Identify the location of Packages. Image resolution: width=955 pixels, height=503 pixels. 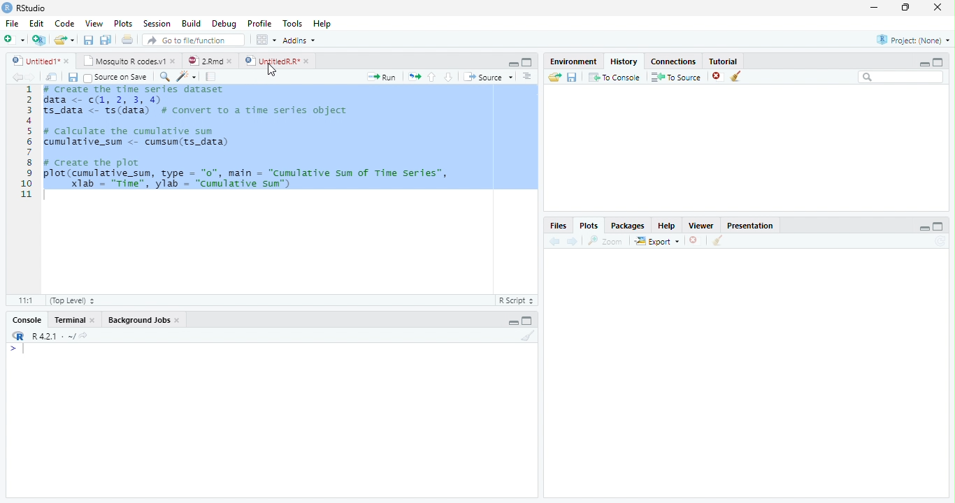
(626, 226).